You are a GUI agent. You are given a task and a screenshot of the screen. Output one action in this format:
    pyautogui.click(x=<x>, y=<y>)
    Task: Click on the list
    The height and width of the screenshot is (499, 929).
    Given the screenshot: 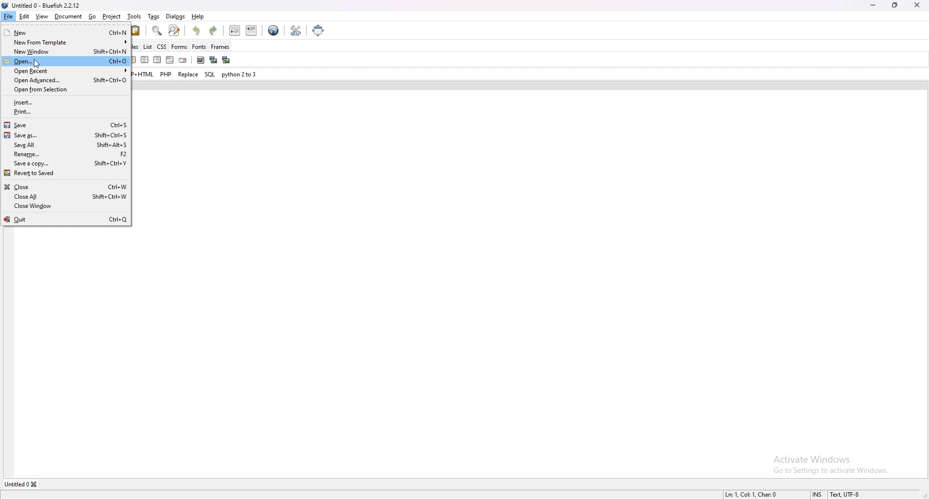 What is the action you would take?
    pyautogui.click(x=148, y=47)
    